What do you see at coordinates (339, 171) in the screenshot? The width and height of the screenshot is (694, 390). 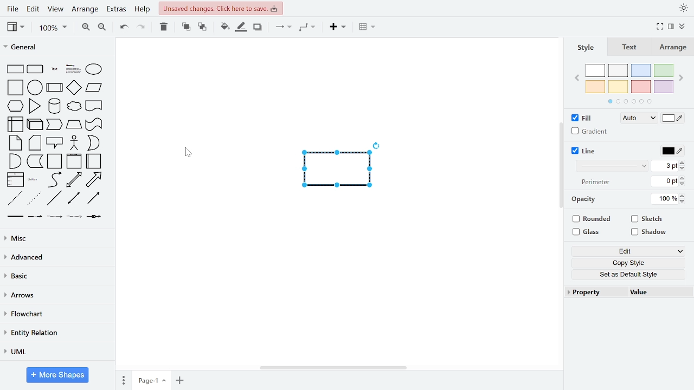 I see `Shape border thickness increased` at bounding box center [339, 171].